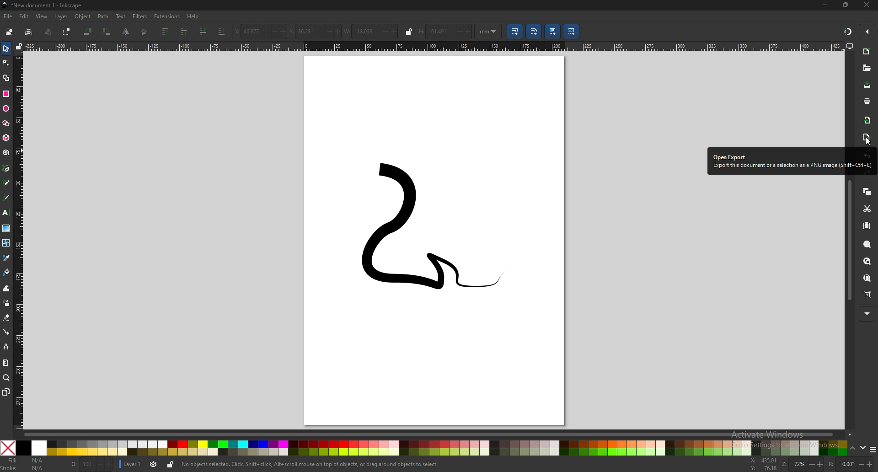  I want to click on ellipse, so click(6, 109).